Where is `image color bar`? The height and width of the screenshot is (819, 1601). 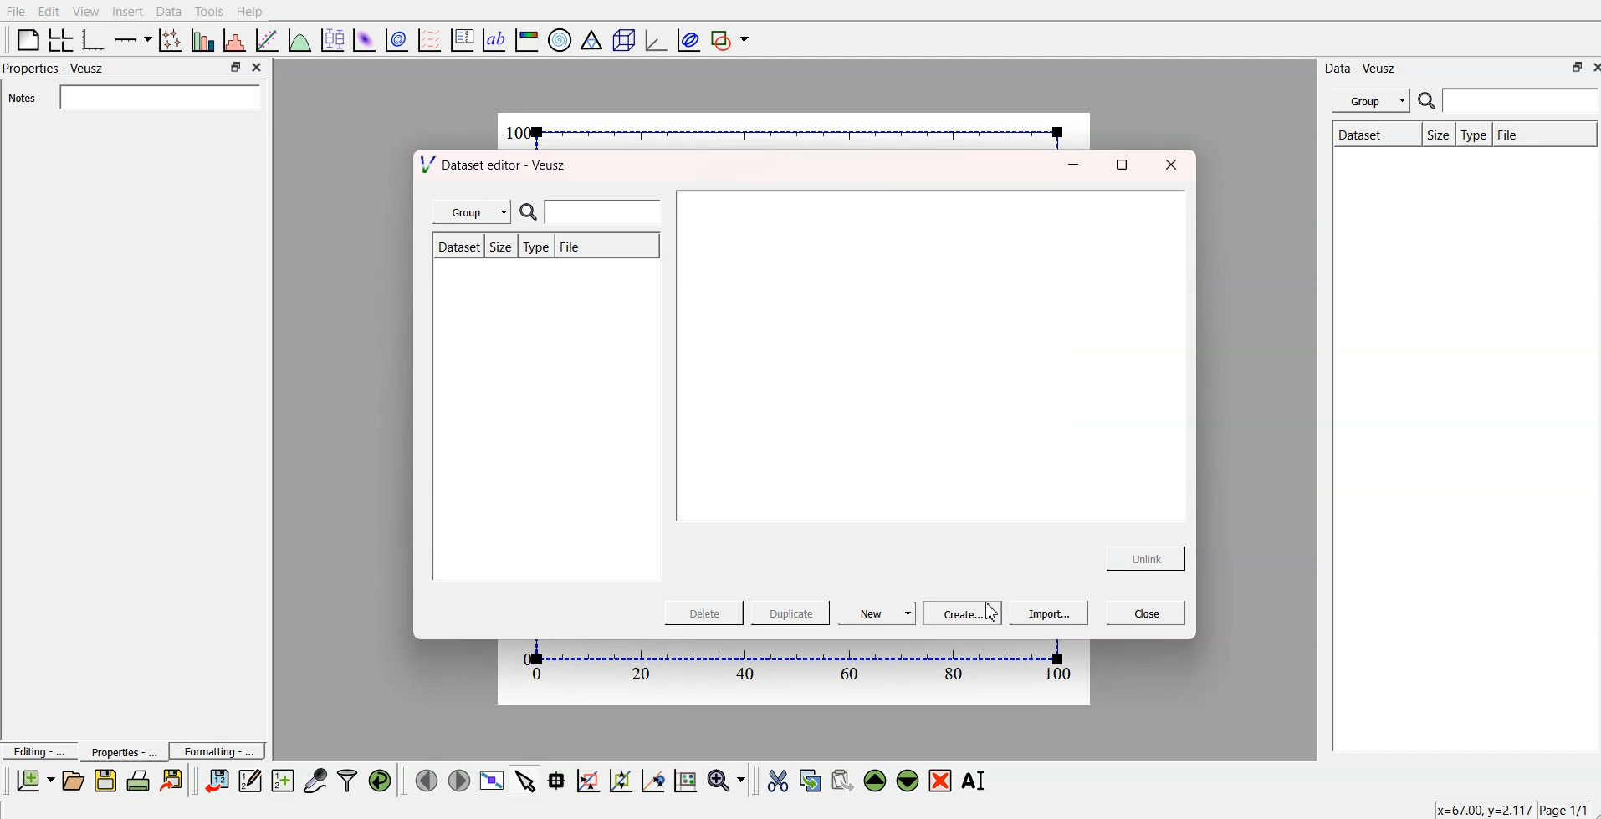 image color bar is located at coordinates (528, 38).